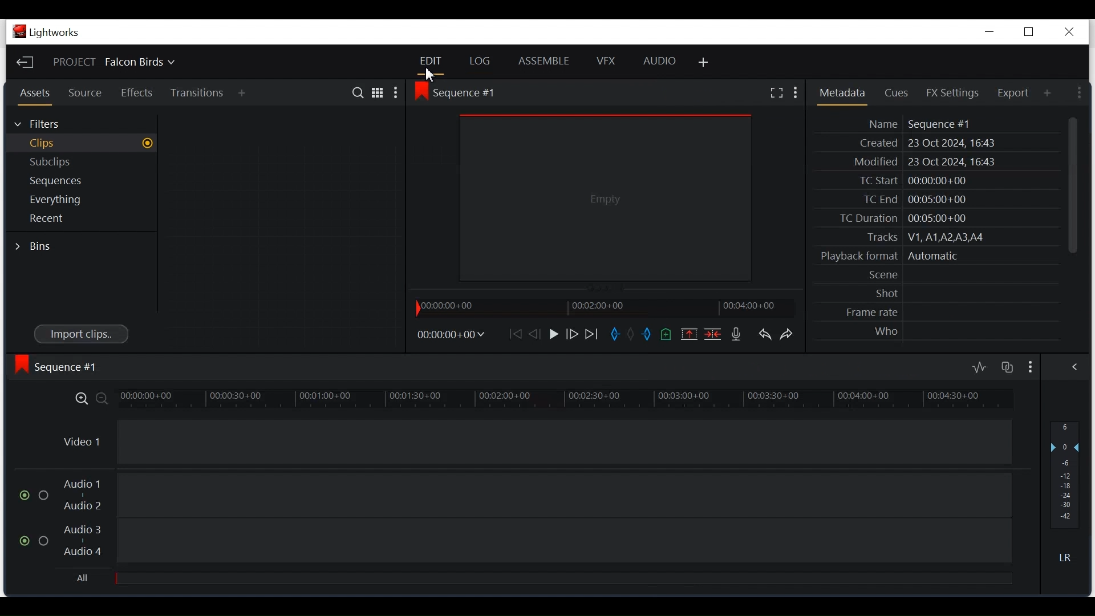 Image resolution: width=1095 pixels, height=616 pixels. What do you see at coordinates (988, 31) in the screenshot?
I see `Minimize` at bounding box center [988, 31].